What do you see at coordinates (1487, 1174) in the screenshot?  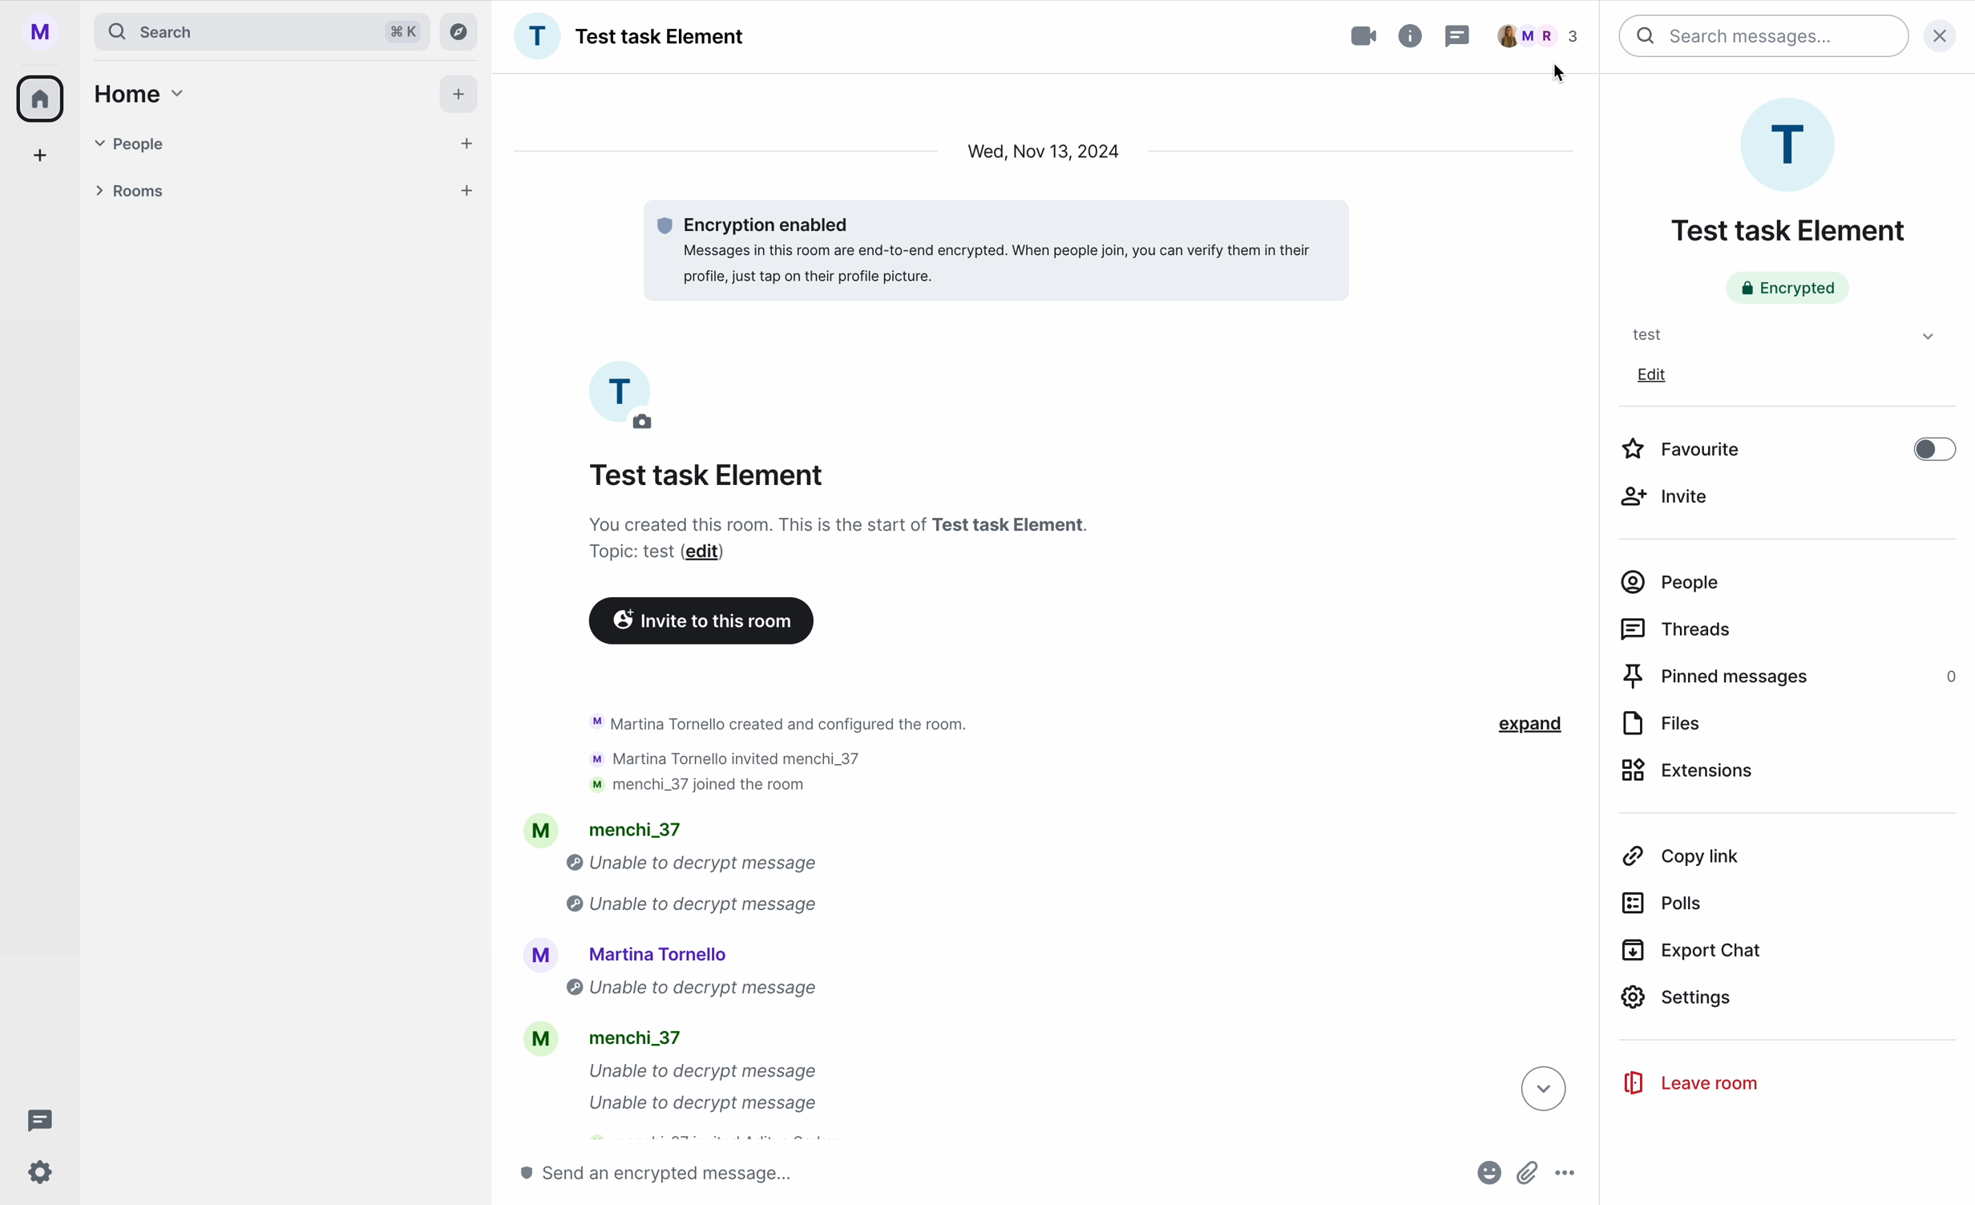 I see `emojis` at bounding box center [1487, 1174].